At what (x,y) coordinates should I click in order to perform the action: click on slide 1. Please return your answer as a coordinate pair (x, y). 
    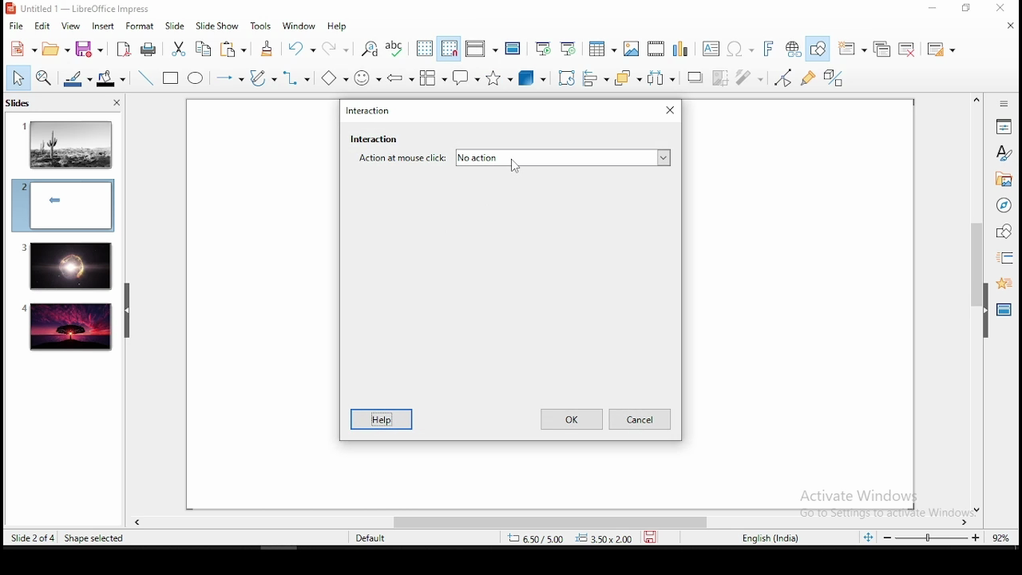
    Looking at the image, I should click on (68, 144).